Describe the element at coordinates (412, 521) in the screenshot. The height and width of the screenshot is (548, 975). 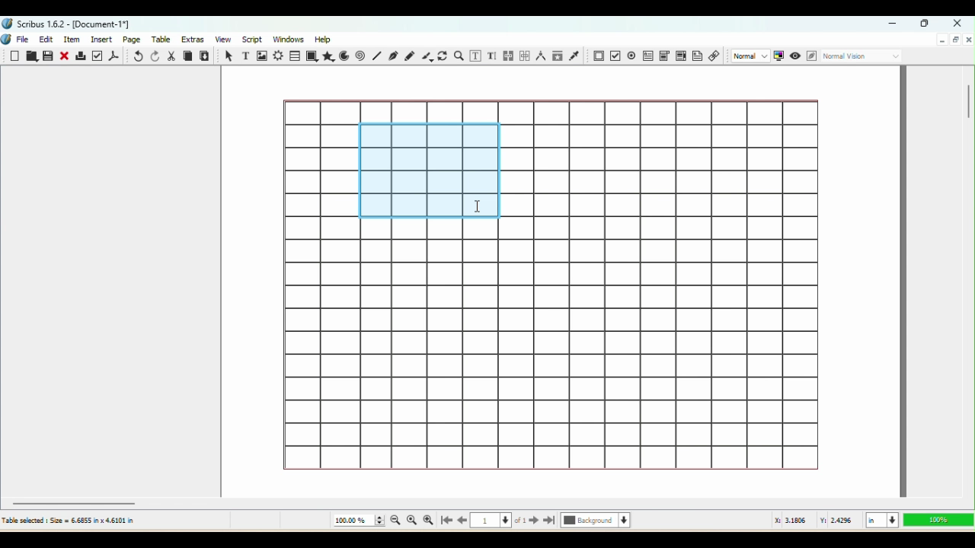
I see `Zoom to 100%` at that location.